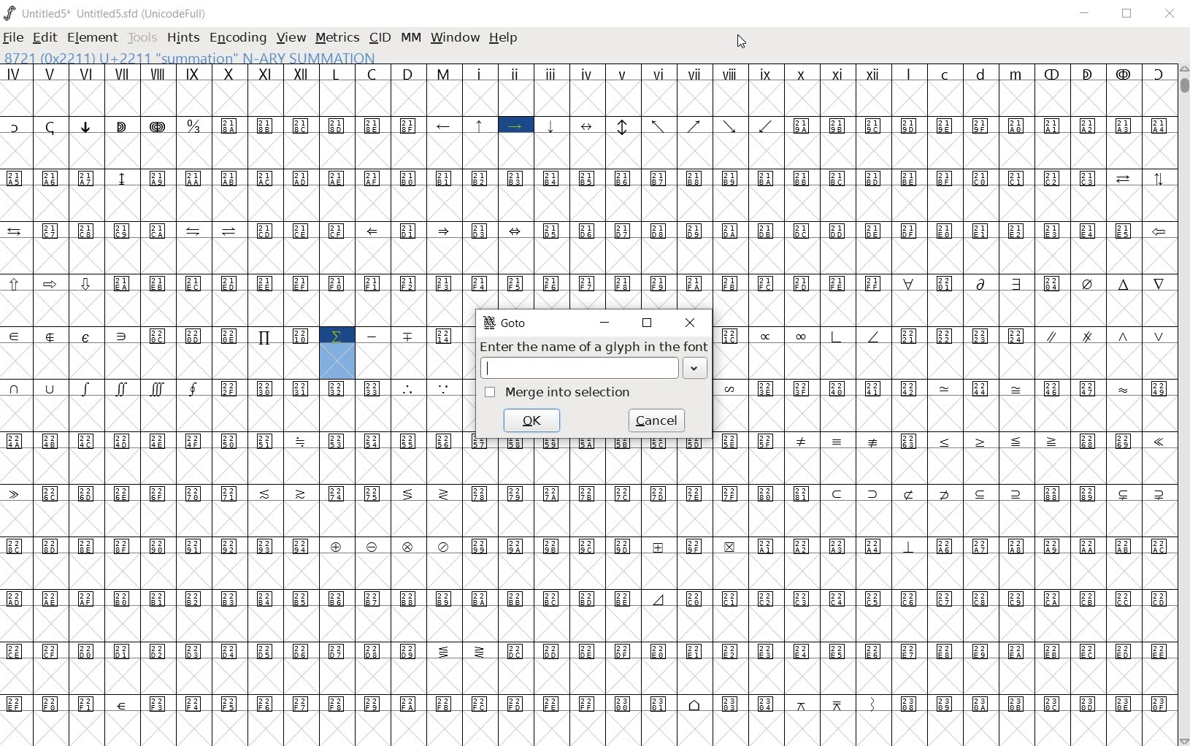 This screenshot has width=1190, height=746. What do you see at coordinates (233, 389) in the screenshot?
I see `special symbols` at bounding box center [233, 389].